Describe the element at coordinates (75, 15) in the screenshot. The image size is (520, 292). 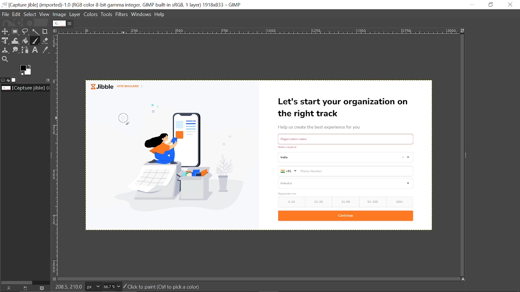
I see `Layer` at that location.